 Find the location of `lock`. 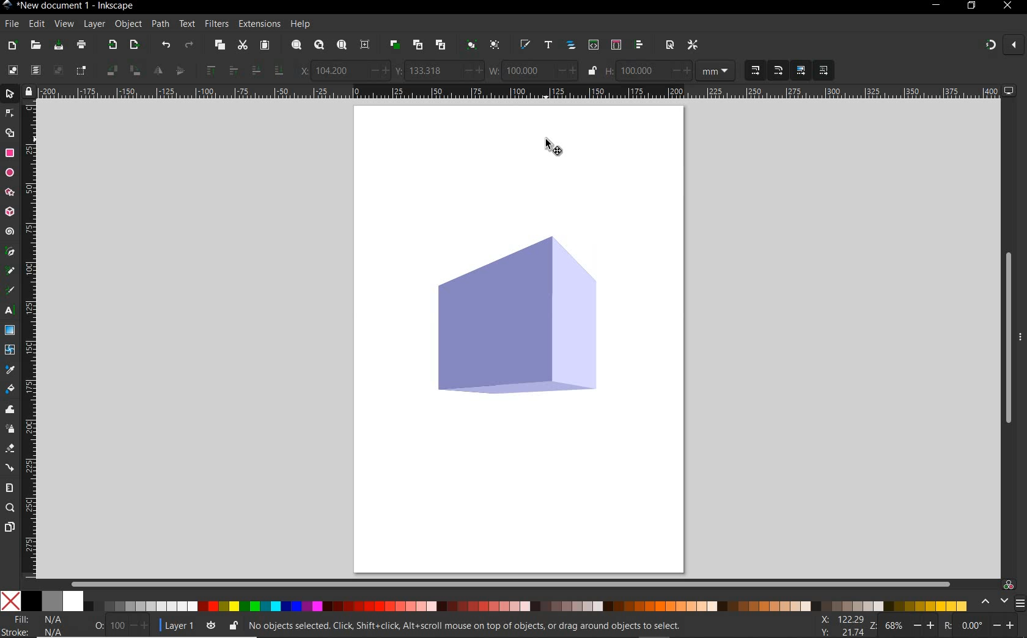

lock is located at coordinates (28, 91).